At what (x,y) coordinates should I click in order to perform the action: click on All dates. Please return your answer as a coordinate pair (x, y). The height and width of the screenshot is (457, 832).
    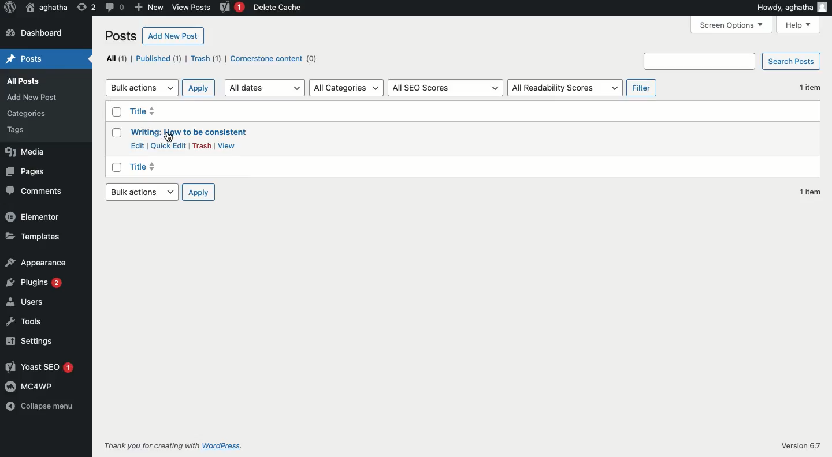
    Looking at the image, I should click on (266, 88).